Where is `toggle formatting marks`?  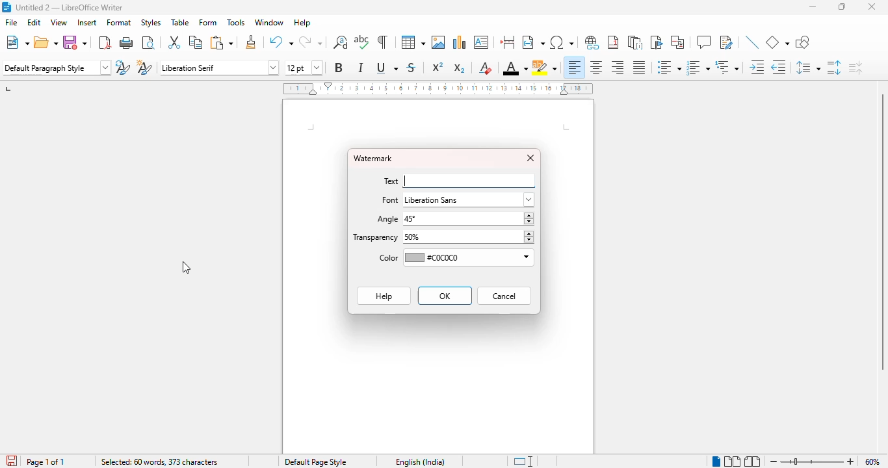 toggle formatting marks is located at coordinates (382, 42).